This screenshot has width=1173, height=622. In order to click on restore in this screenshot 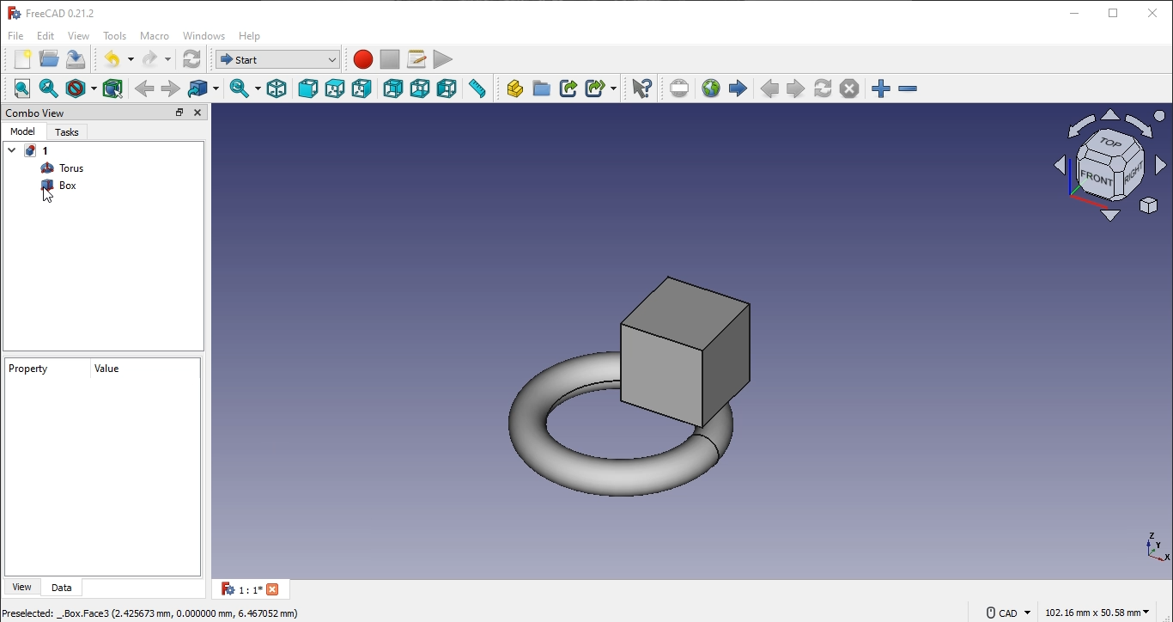, I will do `click(179, 113)`.